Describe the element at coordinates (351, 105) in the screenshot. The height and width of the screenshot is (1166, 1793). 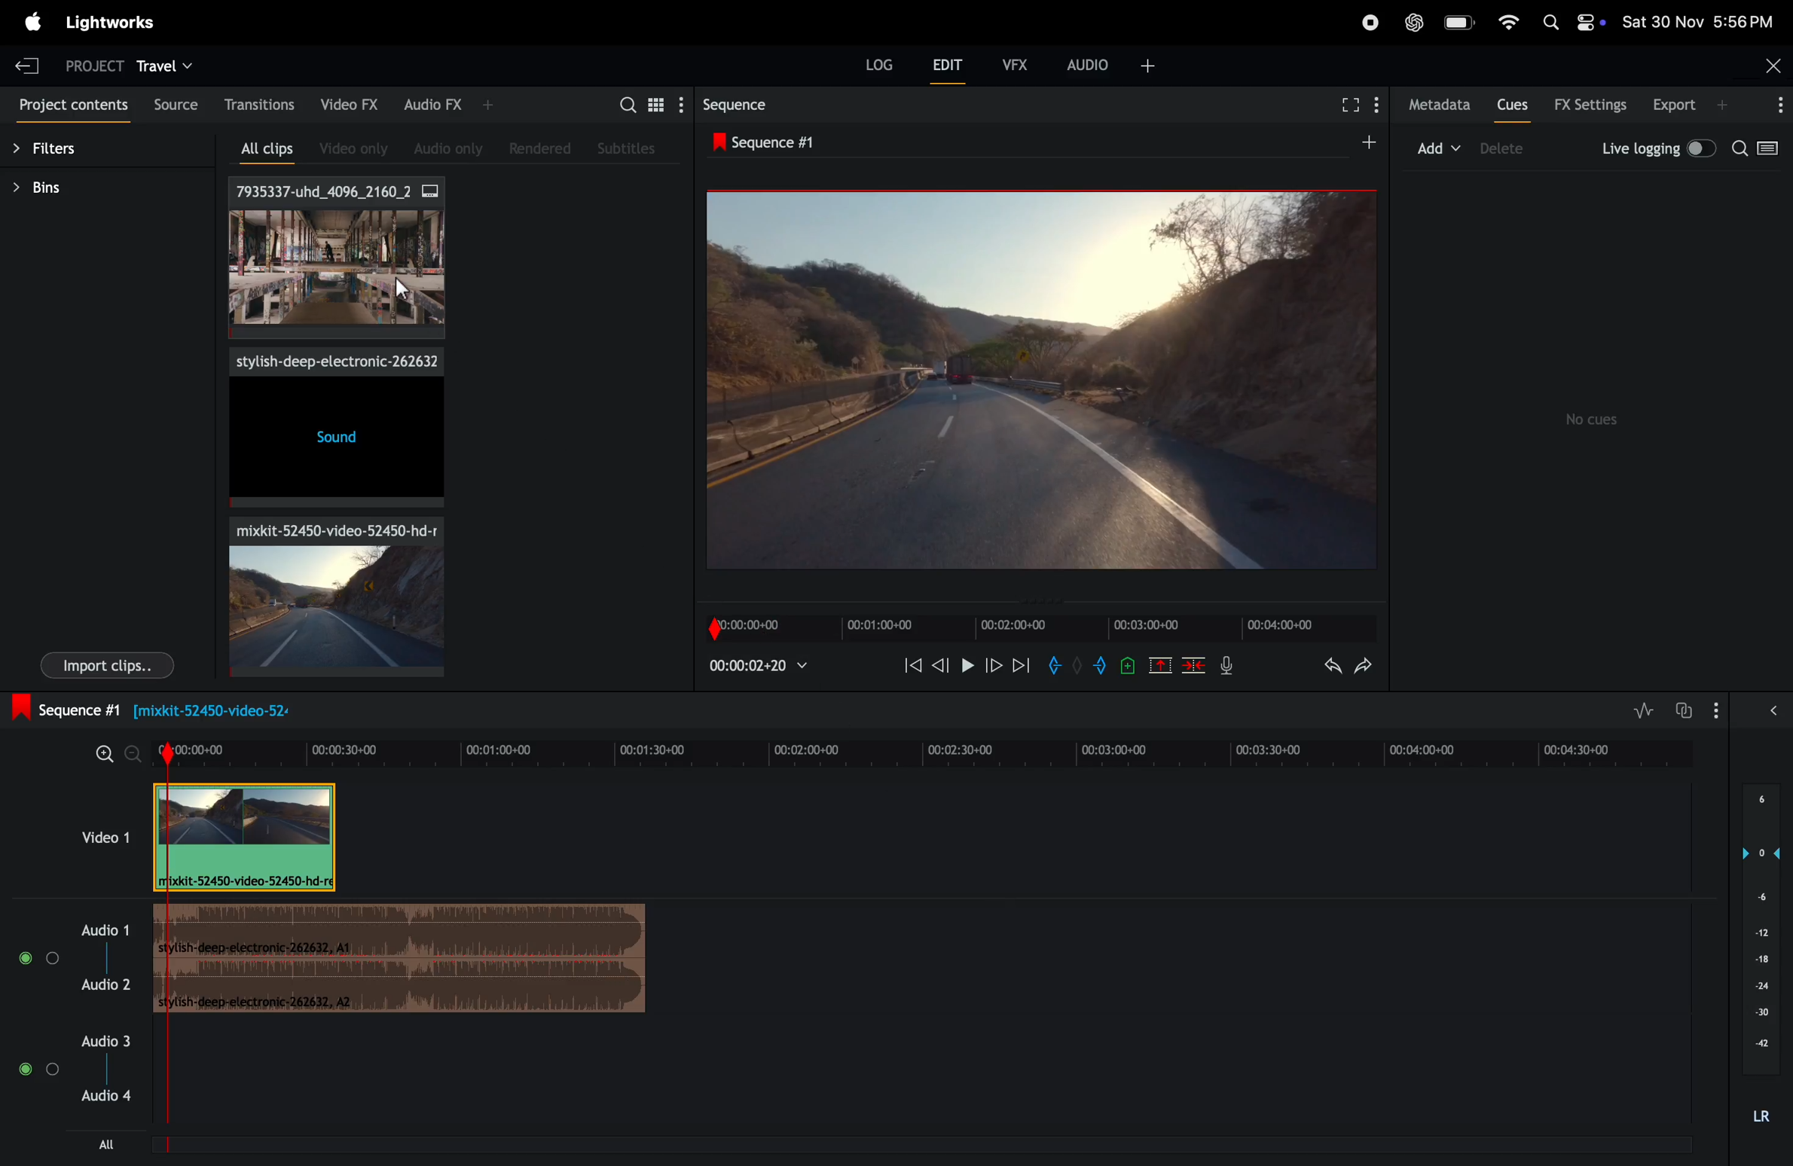
I see `video fx` at that location.